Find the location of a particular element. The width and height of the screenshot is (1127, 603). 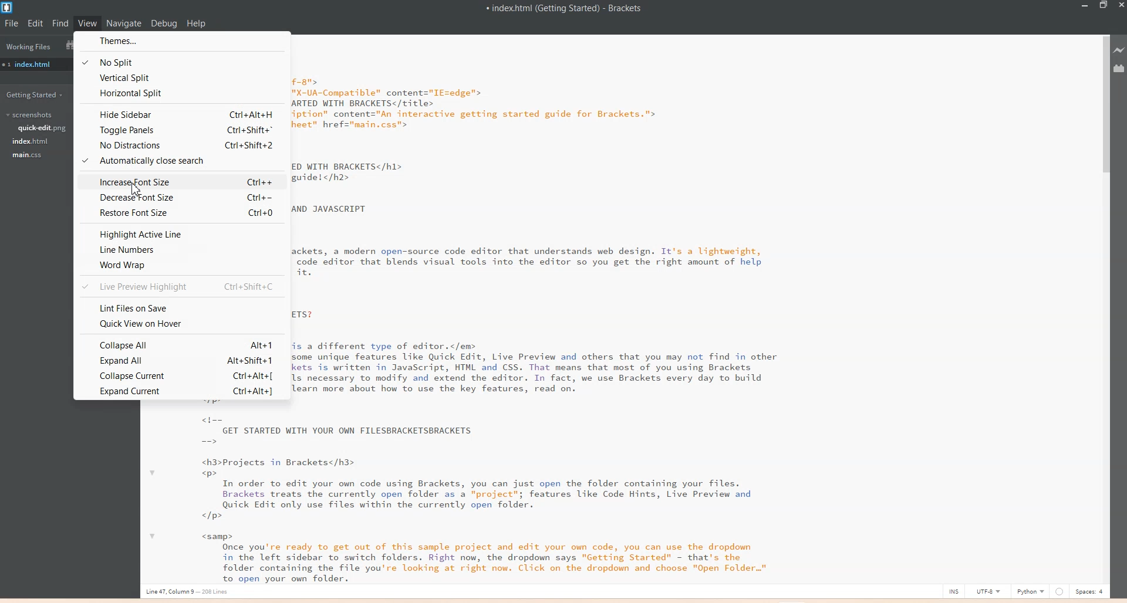

Help is located at coordinates (197, 23).